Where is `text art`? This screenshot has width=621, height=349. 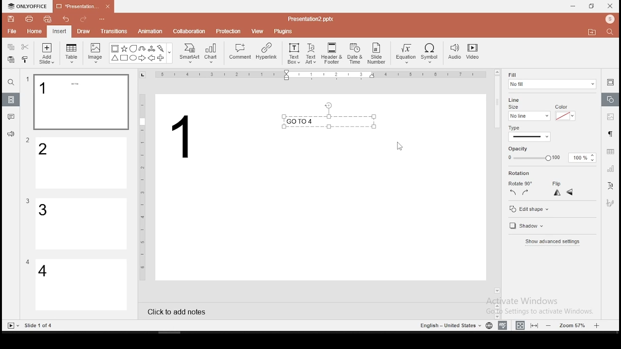 text art is located at coordinates (311, 53).